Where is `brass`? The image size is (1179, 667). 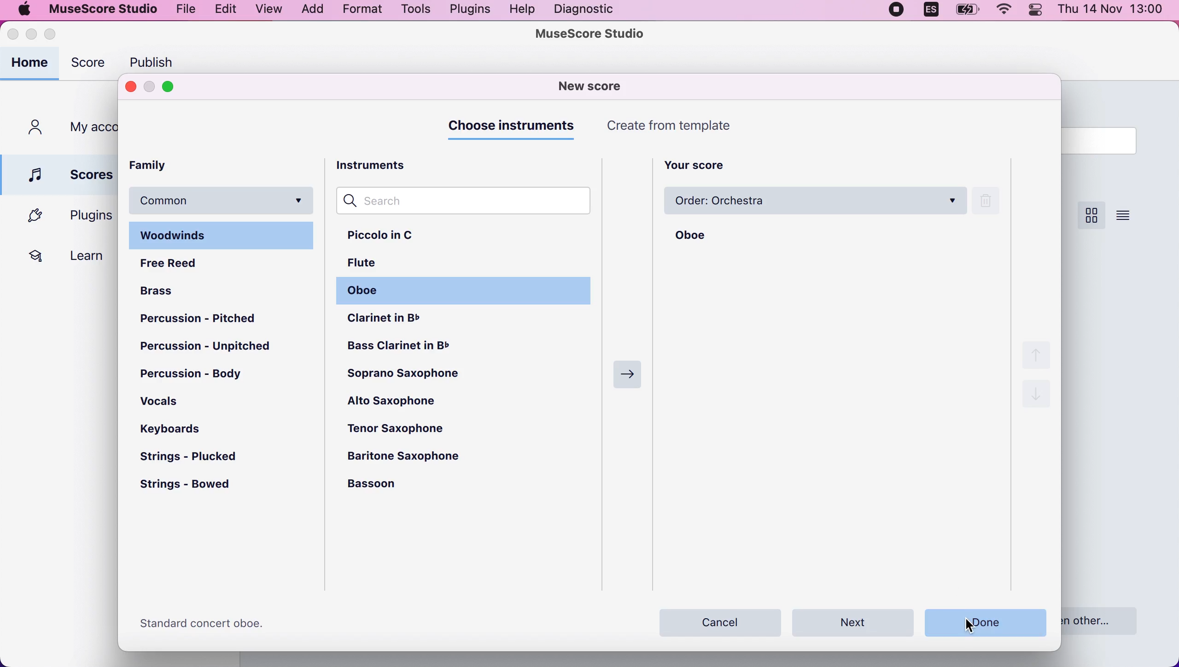 brass is located at coordinates (166, 289).